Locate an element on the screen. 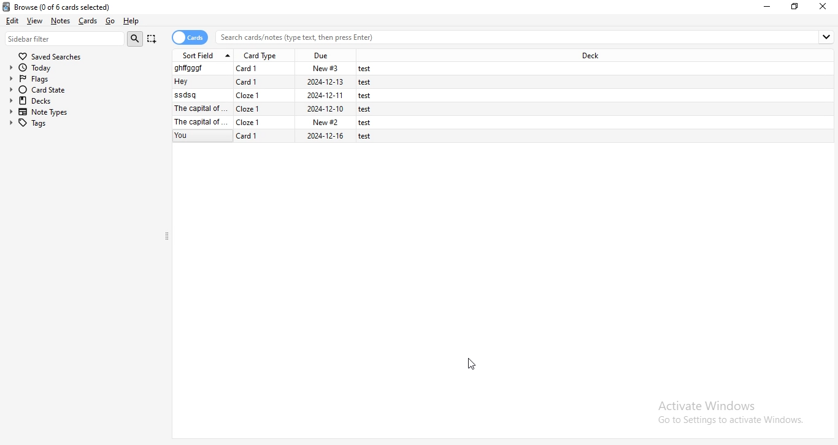  due is located at coordinates (325, 54).